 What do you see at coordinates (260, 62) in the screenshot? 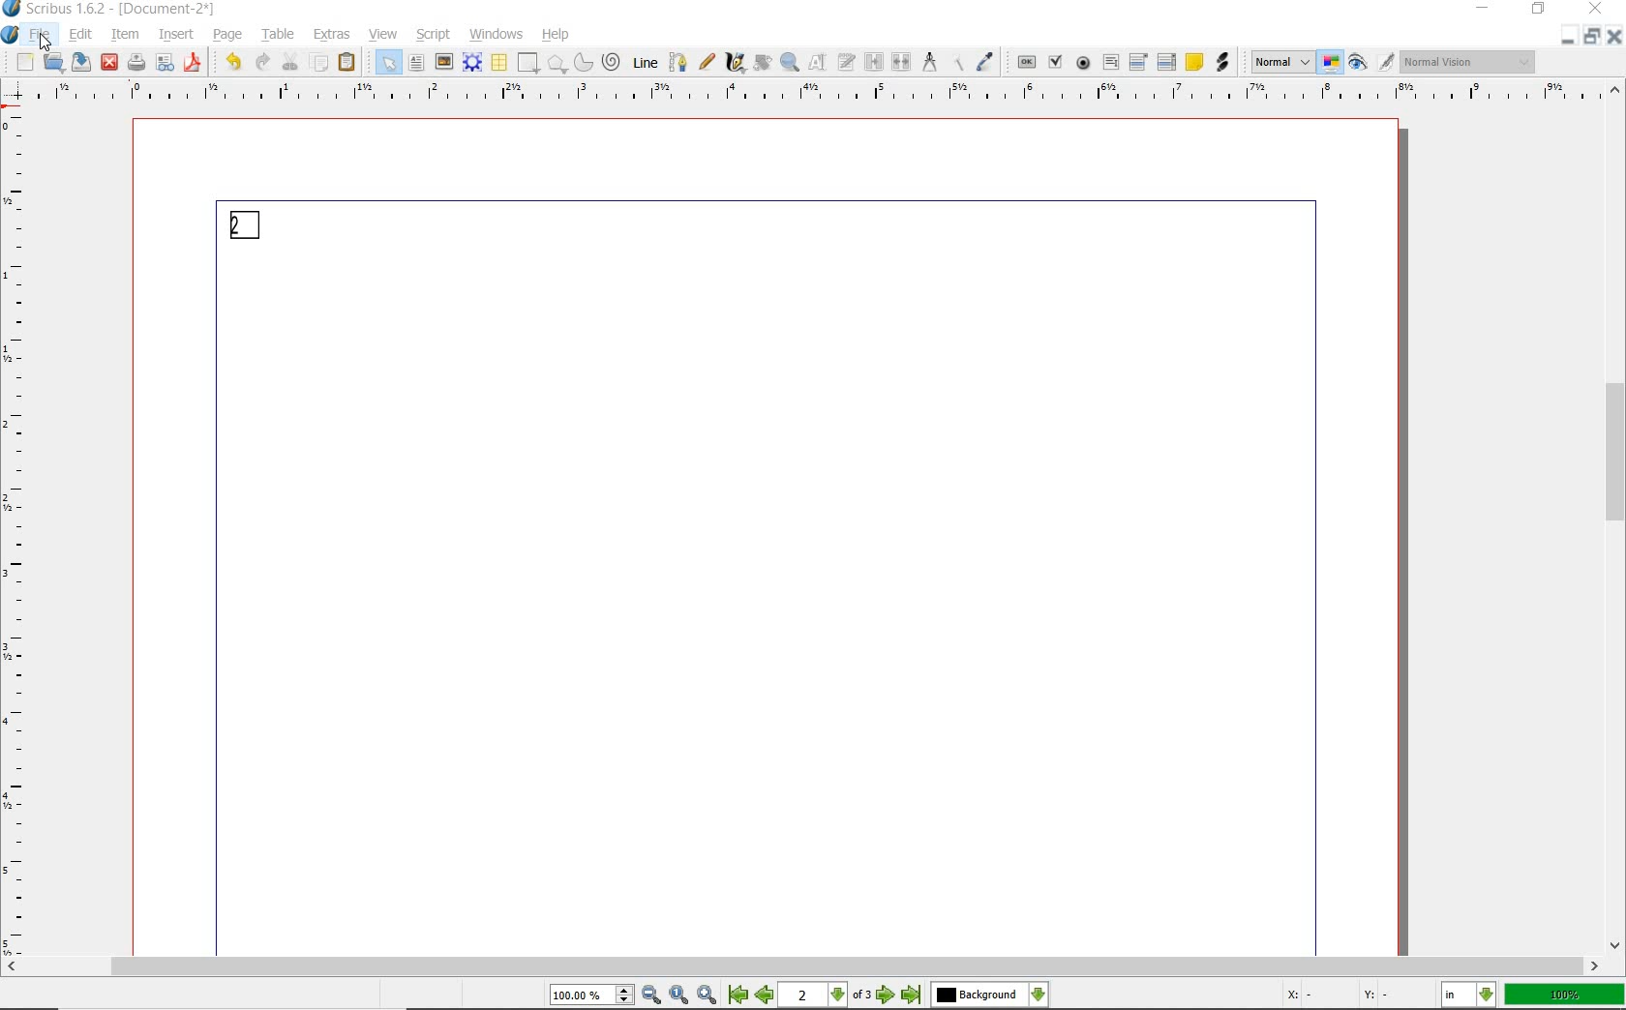
I see `redo` at bounding box center [260, 62].